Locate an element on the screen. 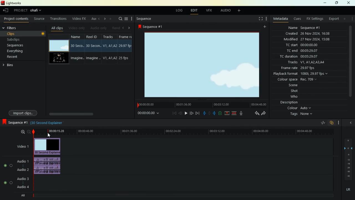 The height and width of the screenshot is (200, 355). modified is located at coordinates (291, 39).